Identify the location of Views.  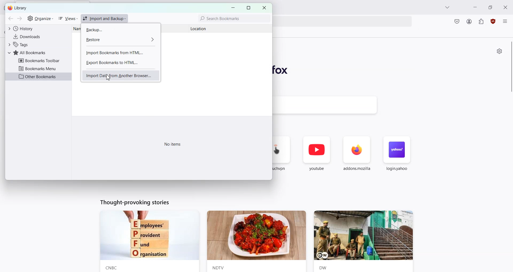
(67, 19).